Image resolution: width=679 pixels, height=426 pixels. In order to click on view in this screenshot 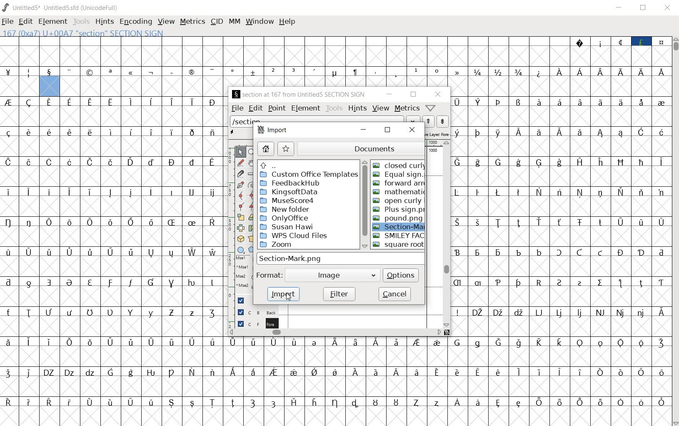, I will do `click(382, 109)`.